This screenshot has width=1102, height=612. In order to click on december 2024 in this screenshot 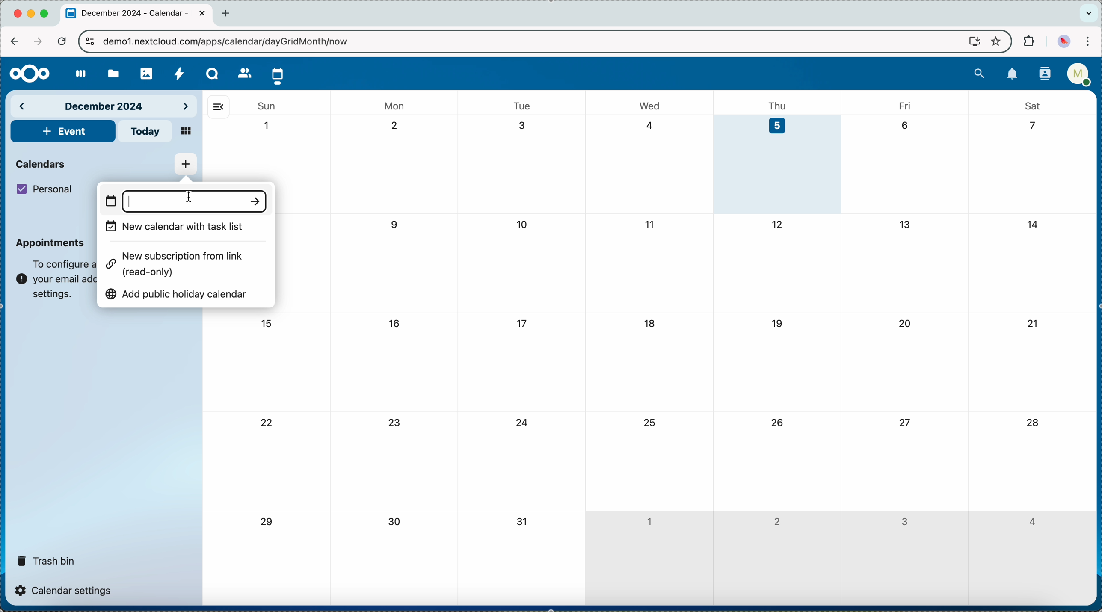, I will do `click(105, 105)`.